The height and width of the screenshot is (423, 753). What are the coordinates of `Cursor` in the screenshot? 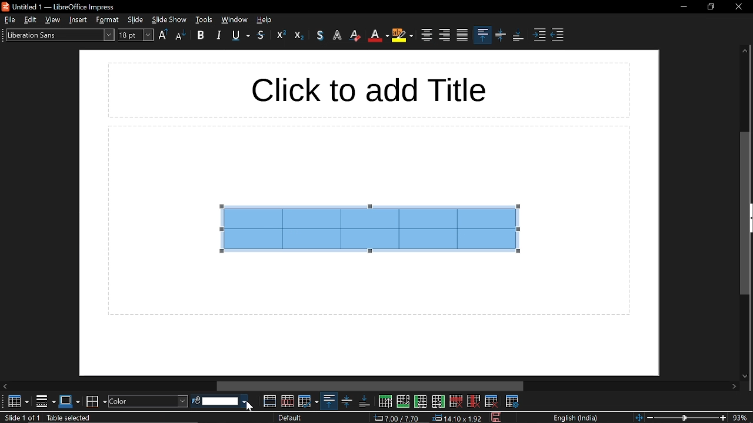 It's located at (248, 407).